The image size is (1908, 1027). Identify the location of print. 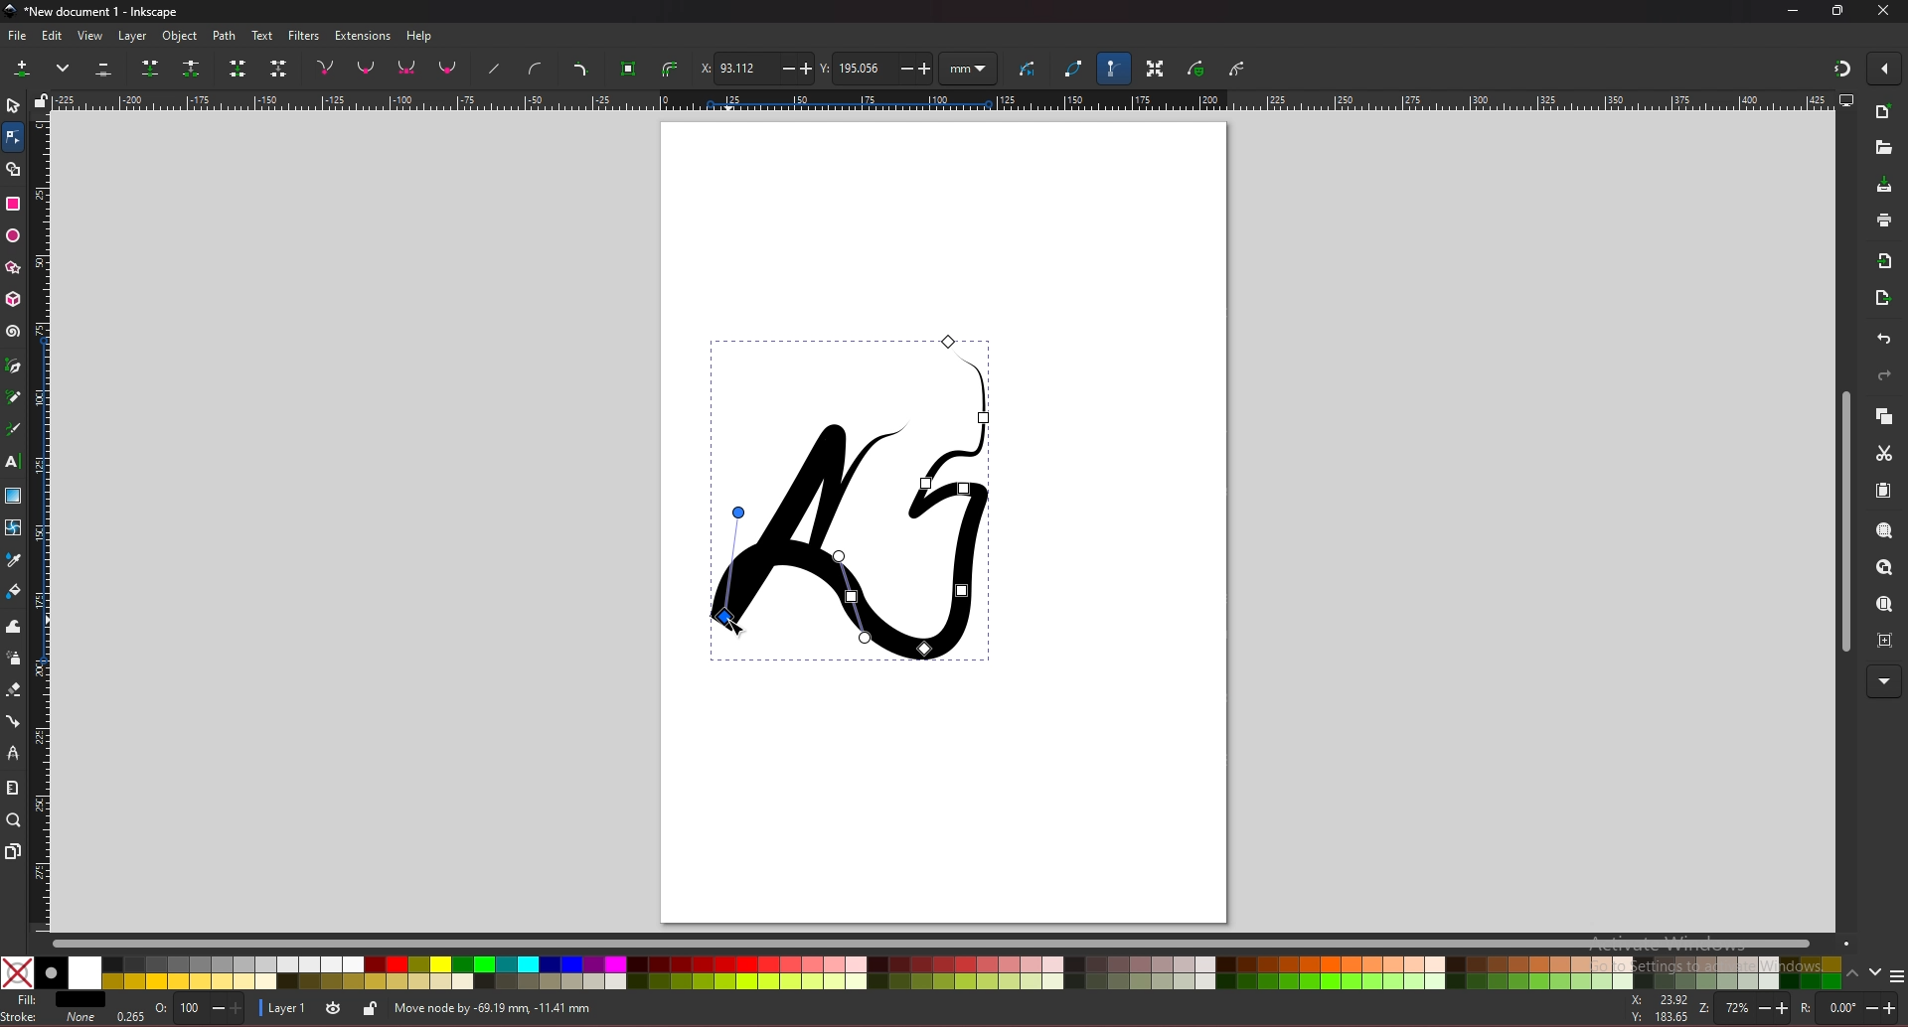
(1885, 220).